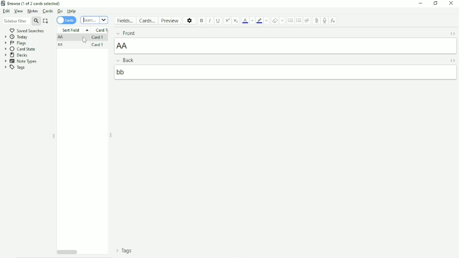 The height and width of the screenshot is (258, 459). What do you see at coordinates (308, 20) in the screenshot?
I see `Alignment` at bounding box center [308, 20].